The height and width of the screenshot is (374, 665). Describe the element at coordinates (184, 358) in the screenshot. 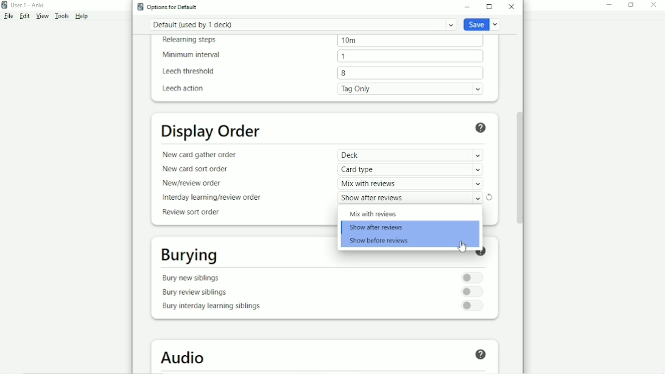

I see `Audio` at that location.